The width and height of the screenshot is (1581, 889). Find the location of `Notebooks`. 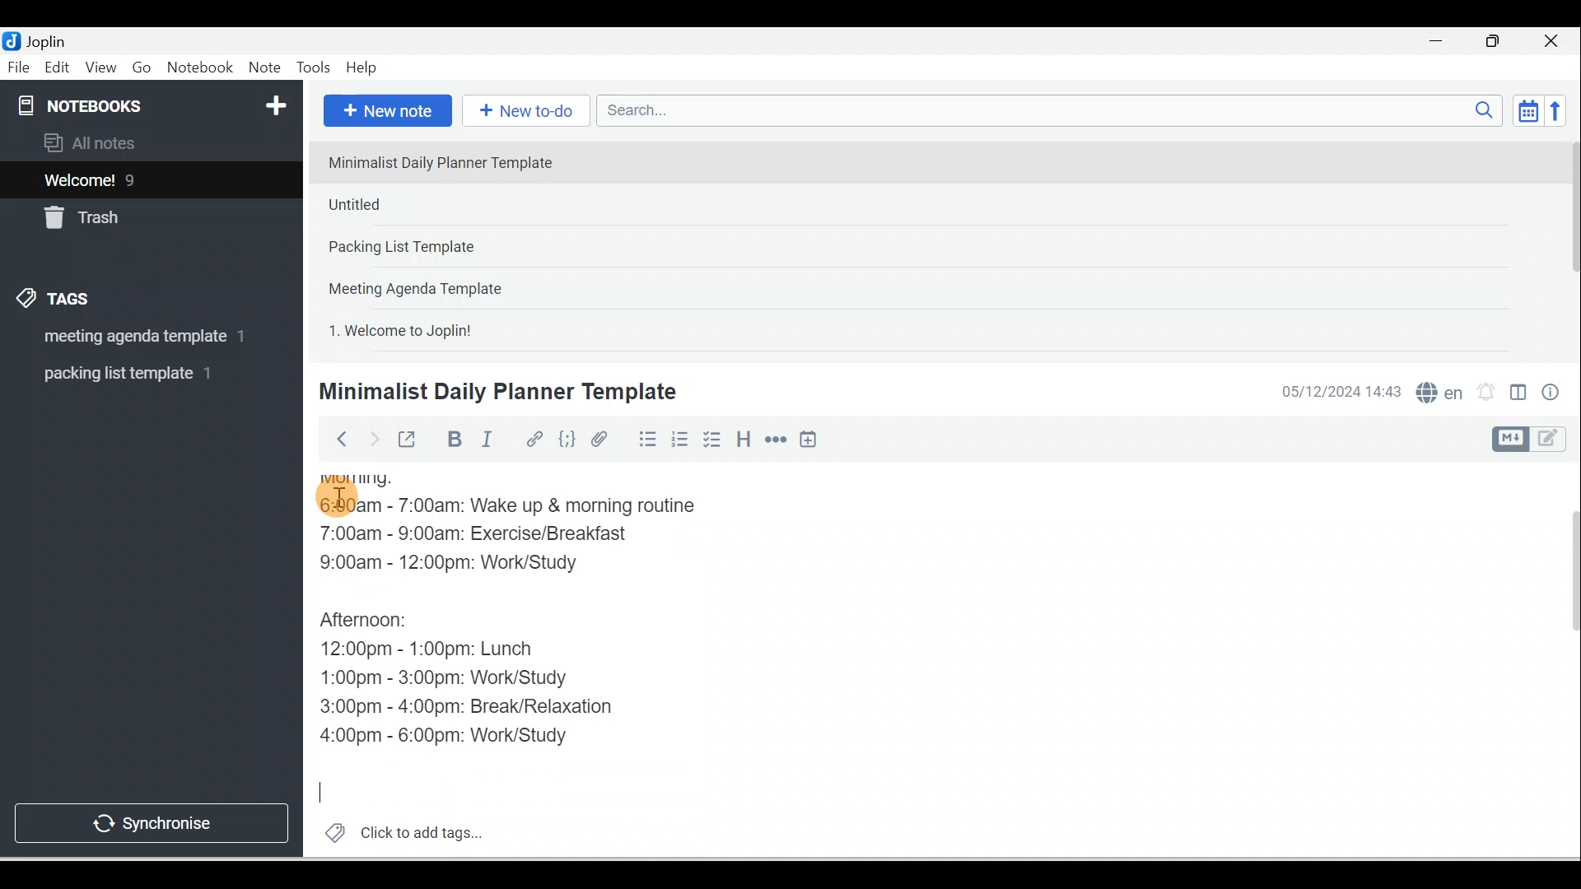

Notebooks is located at coordinates (155, 102).